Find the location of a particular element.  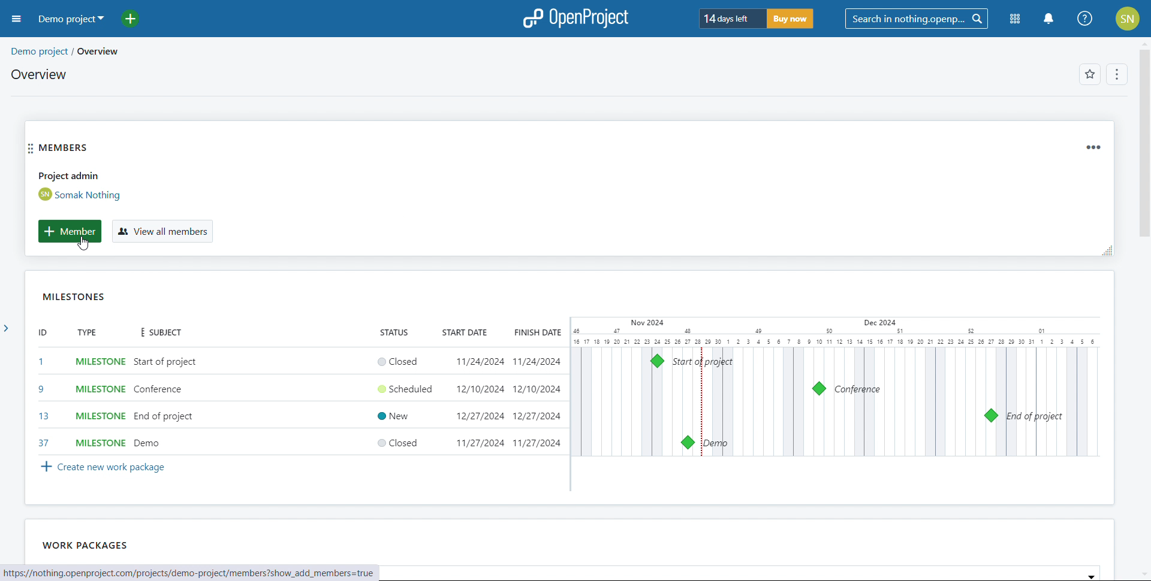

set subject is located at coordinates (166, 362).